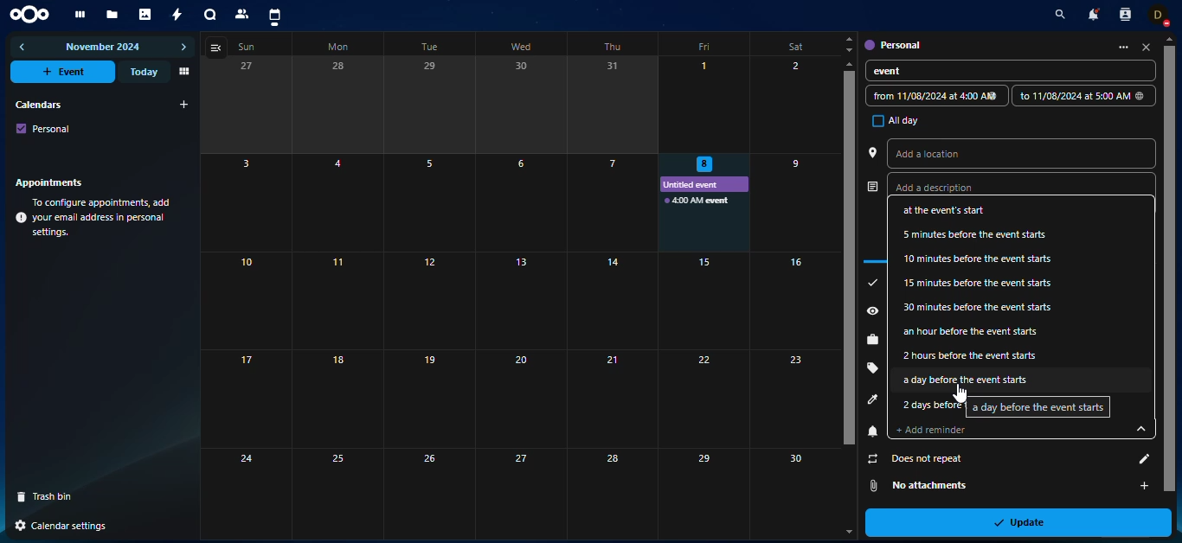 Image resolution: width=1182 pixels, height=543 pixels. I want to click on next, so click(183, 48).